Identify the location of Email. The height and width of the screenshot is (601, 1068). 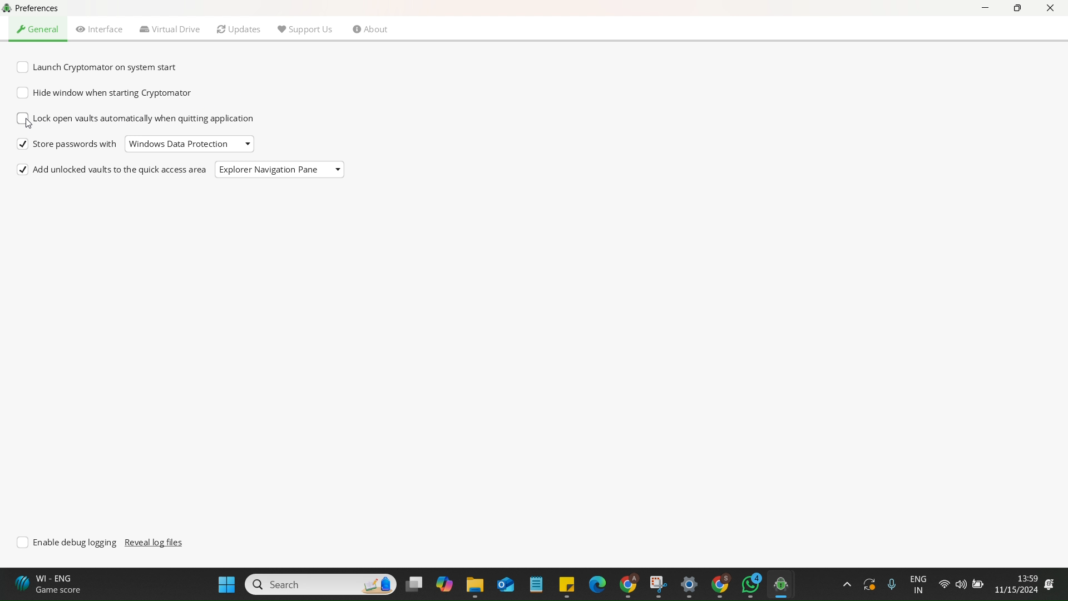
(505, 585).